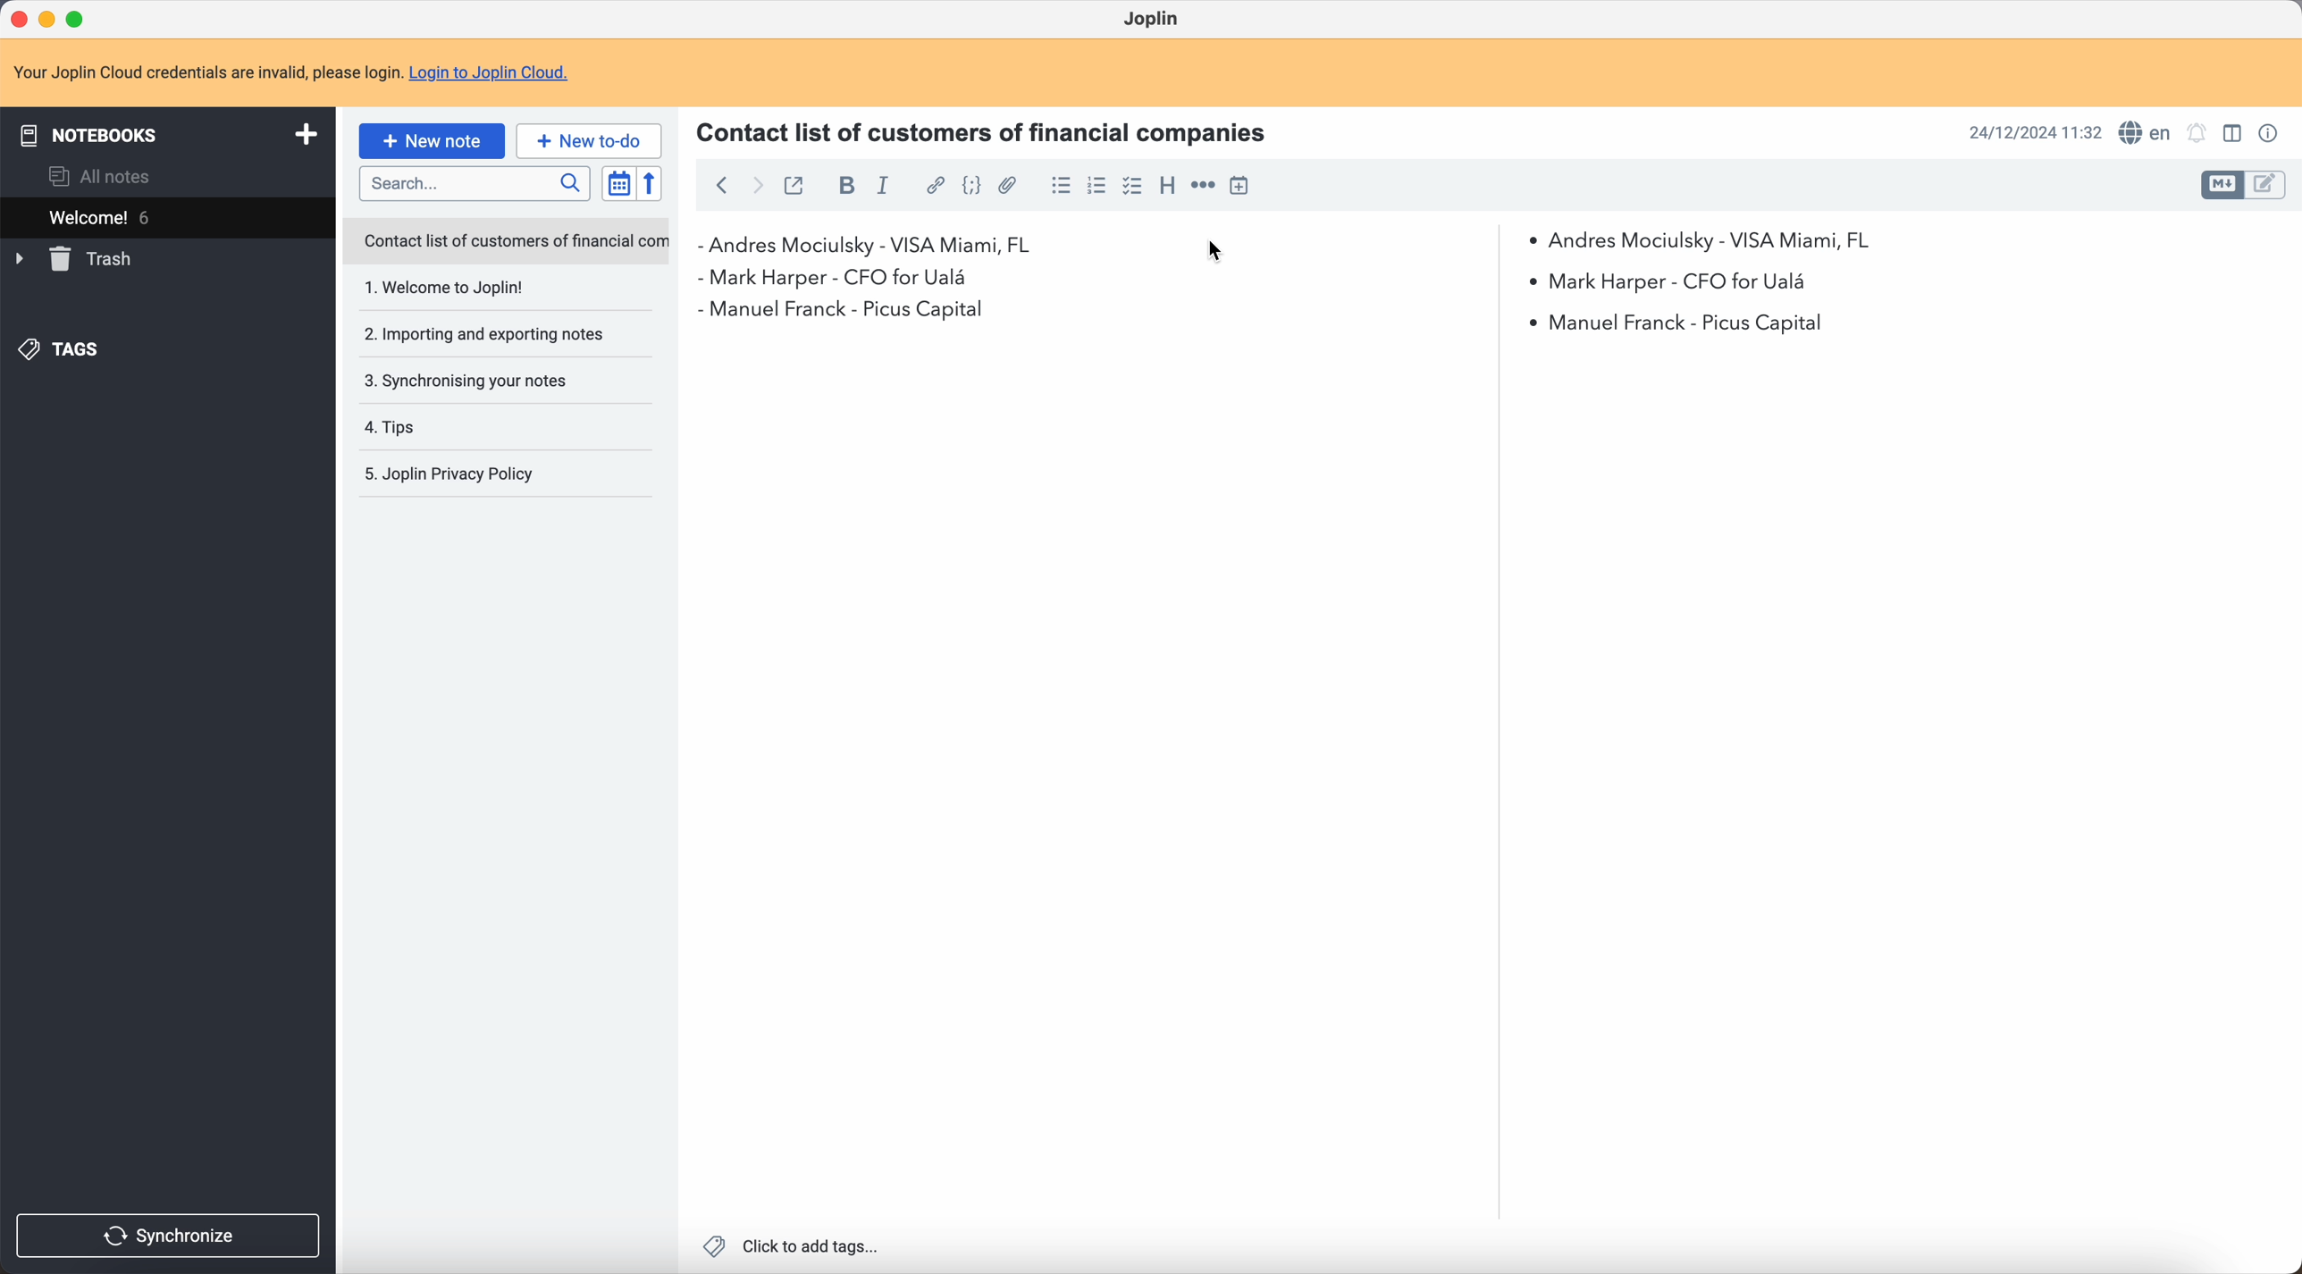 This screenshot has height=1274, width=2302. What do you see at coordinates (1214, 252) in the screenshot?
I see `cursor` at bounding box center [1214, 252].